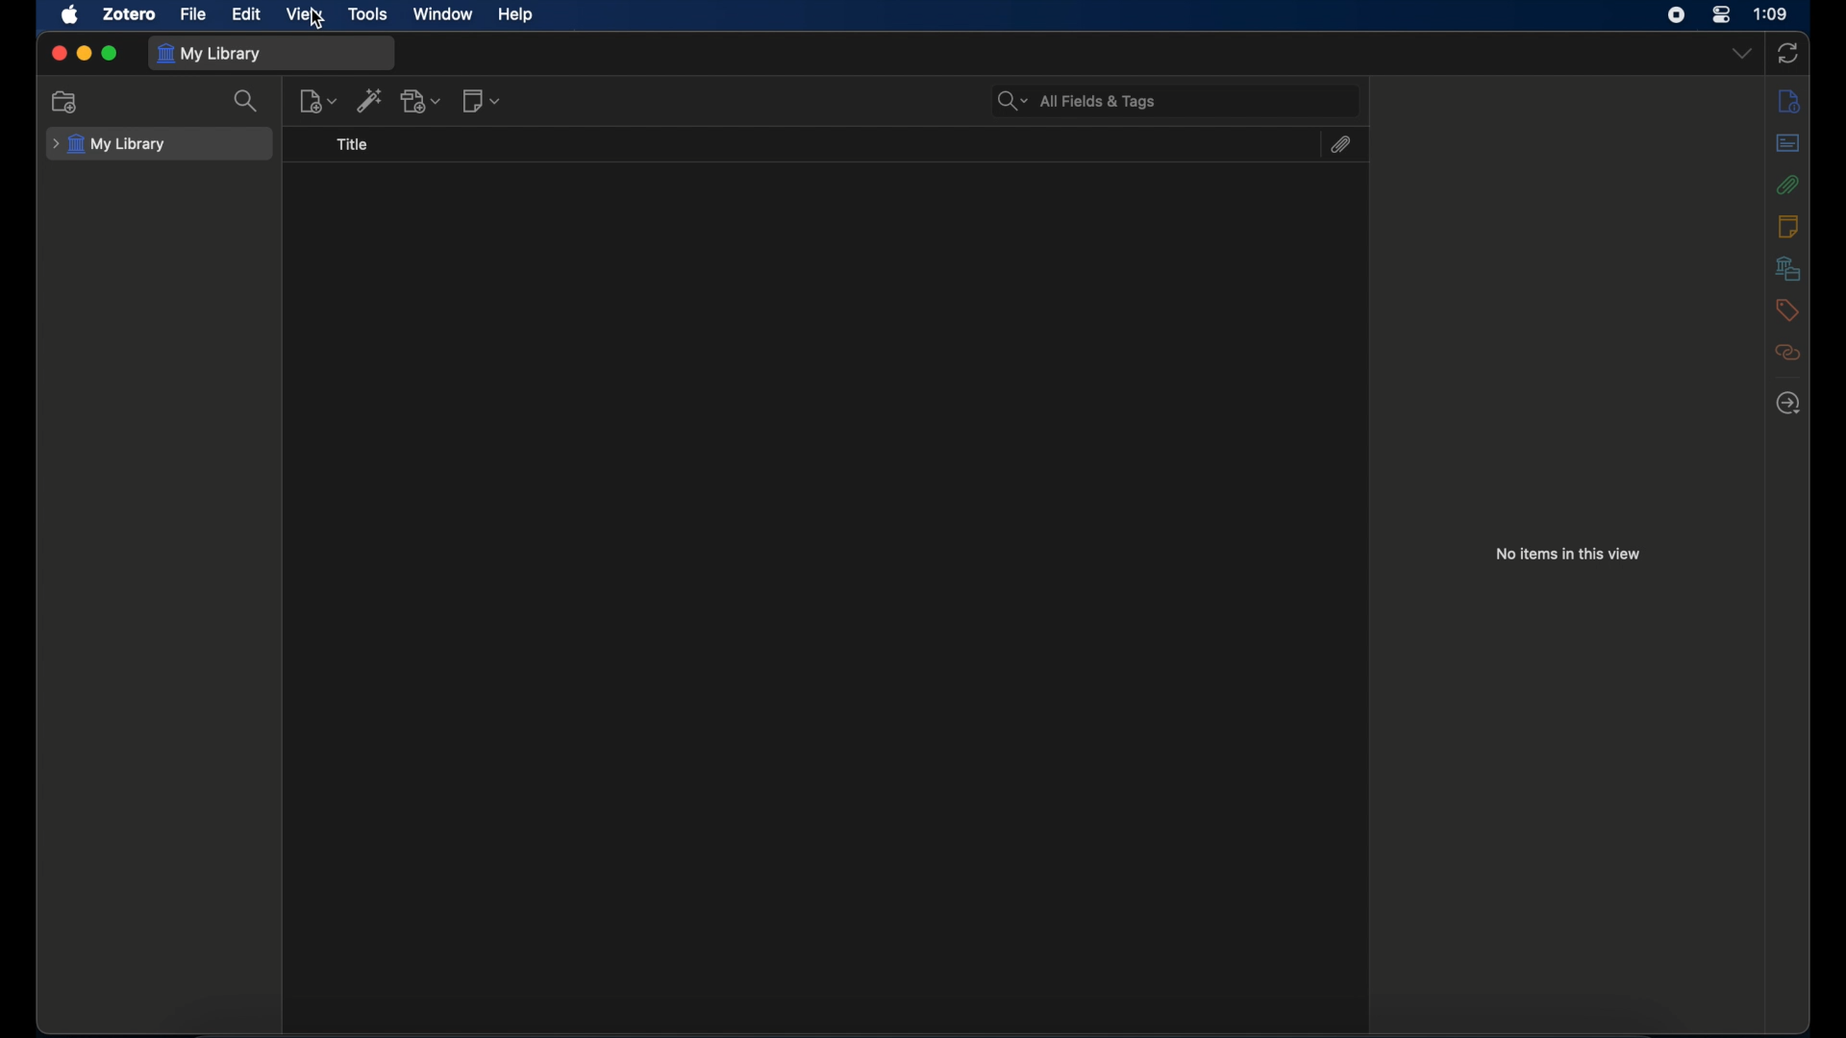 The height and width of the screenshot is (1038, 1846). I want to click on minimize, so click(85, 53).